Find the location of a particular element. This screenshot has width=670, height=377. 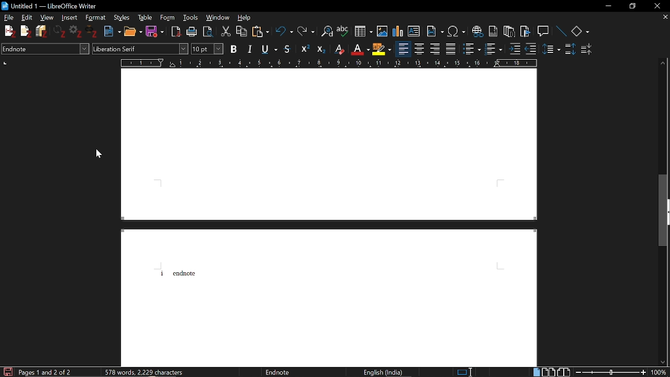

Tools is located at coordinates (191, 17).